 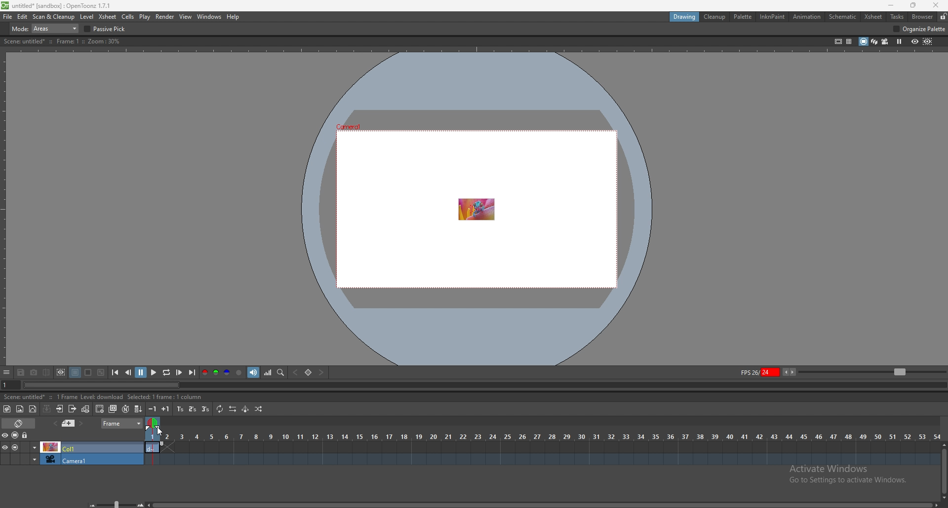 What do you see at coordinates (924, 16) in the screenshot?
I see `browser` at bounding box center [924, 16].